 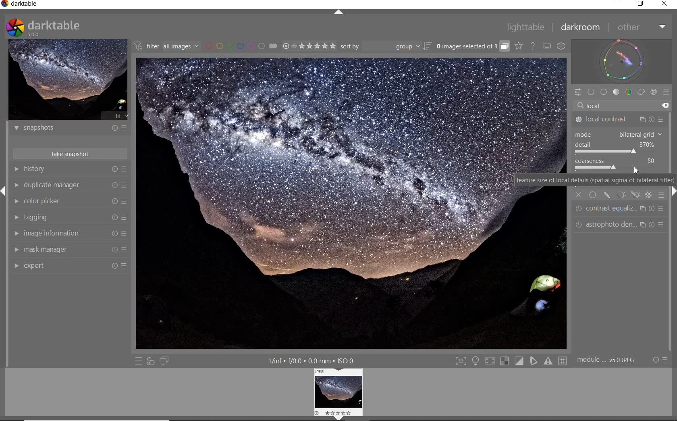 What do you see at coordinates (576, 120) in the screenshot?
I see `Switched off` at bounding box center [576, 120].